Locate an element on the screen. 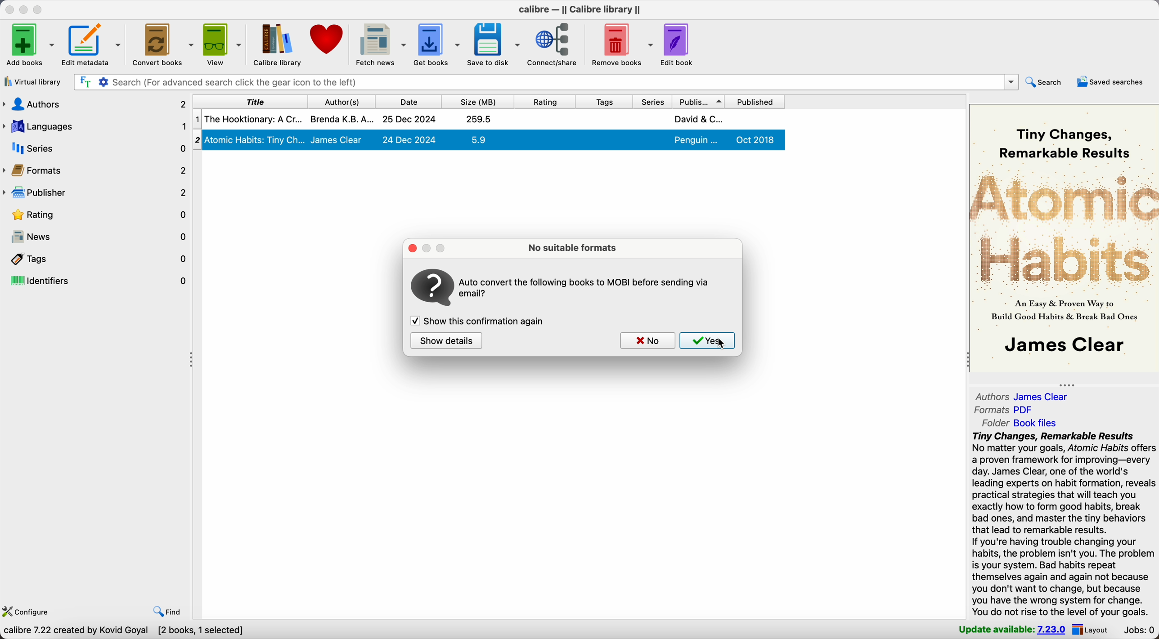  save to disk is located at coordinates (494, 46).